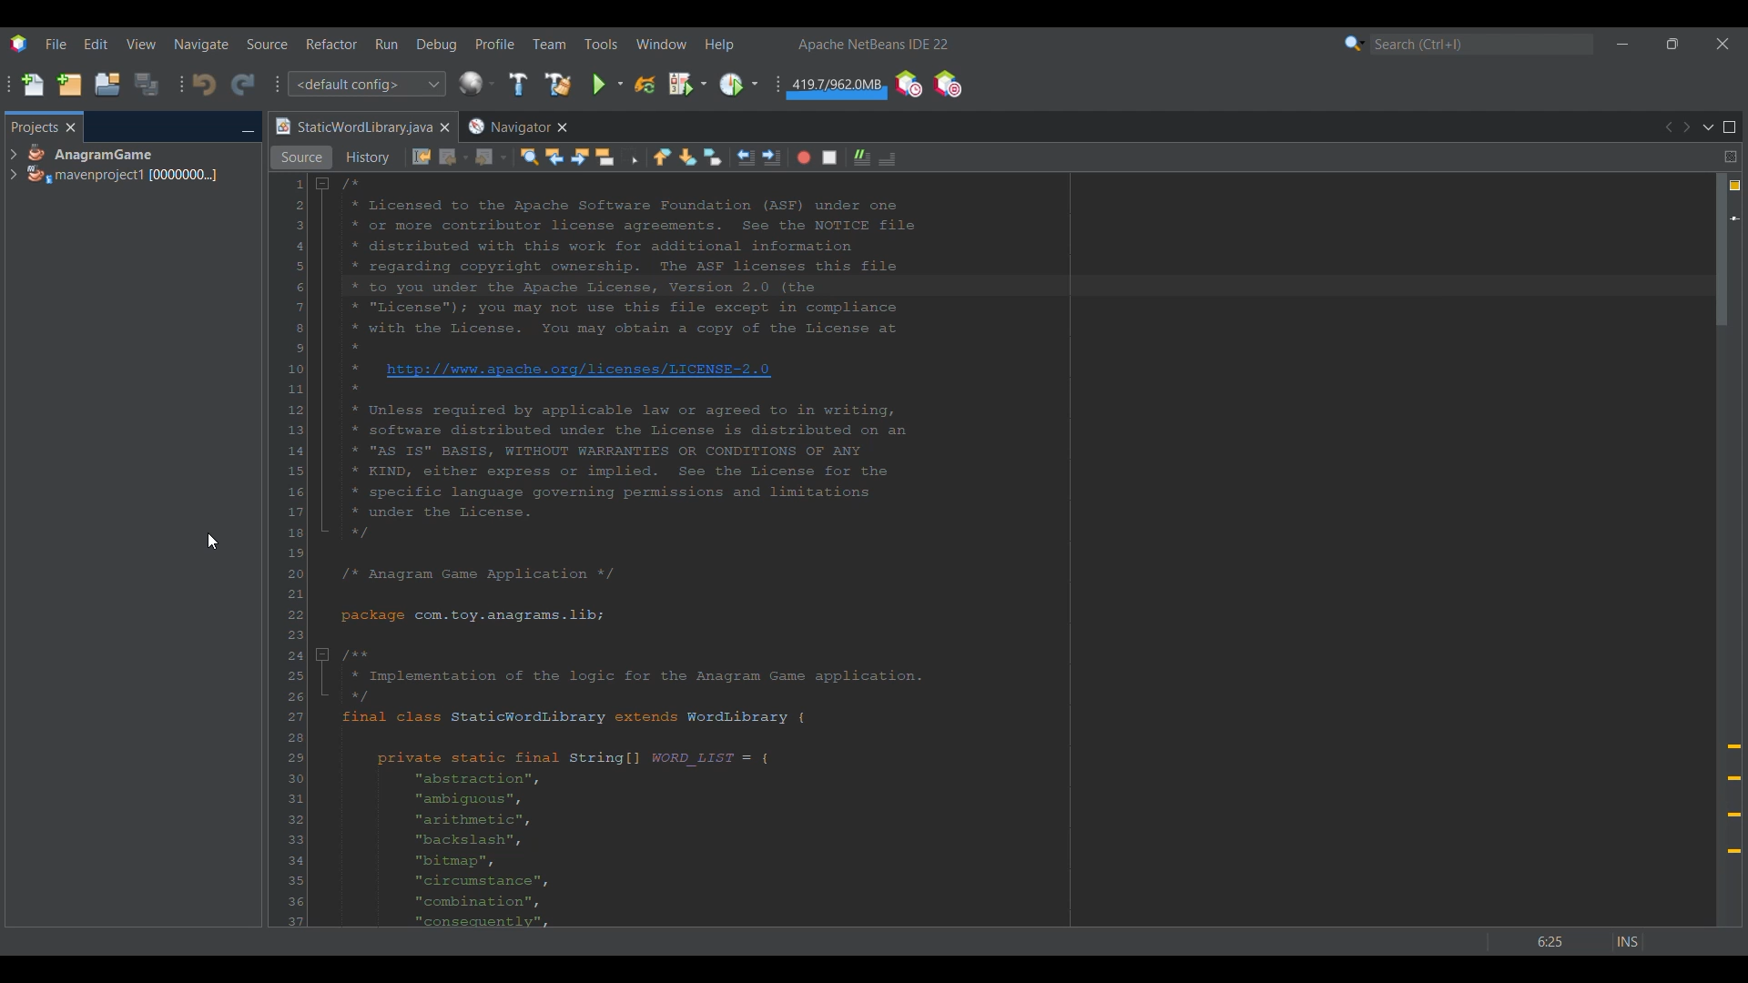  What do you see at coordinates (437, 45) in the screenshot?
I see `Debug menu` at bounding box center [437, 45].